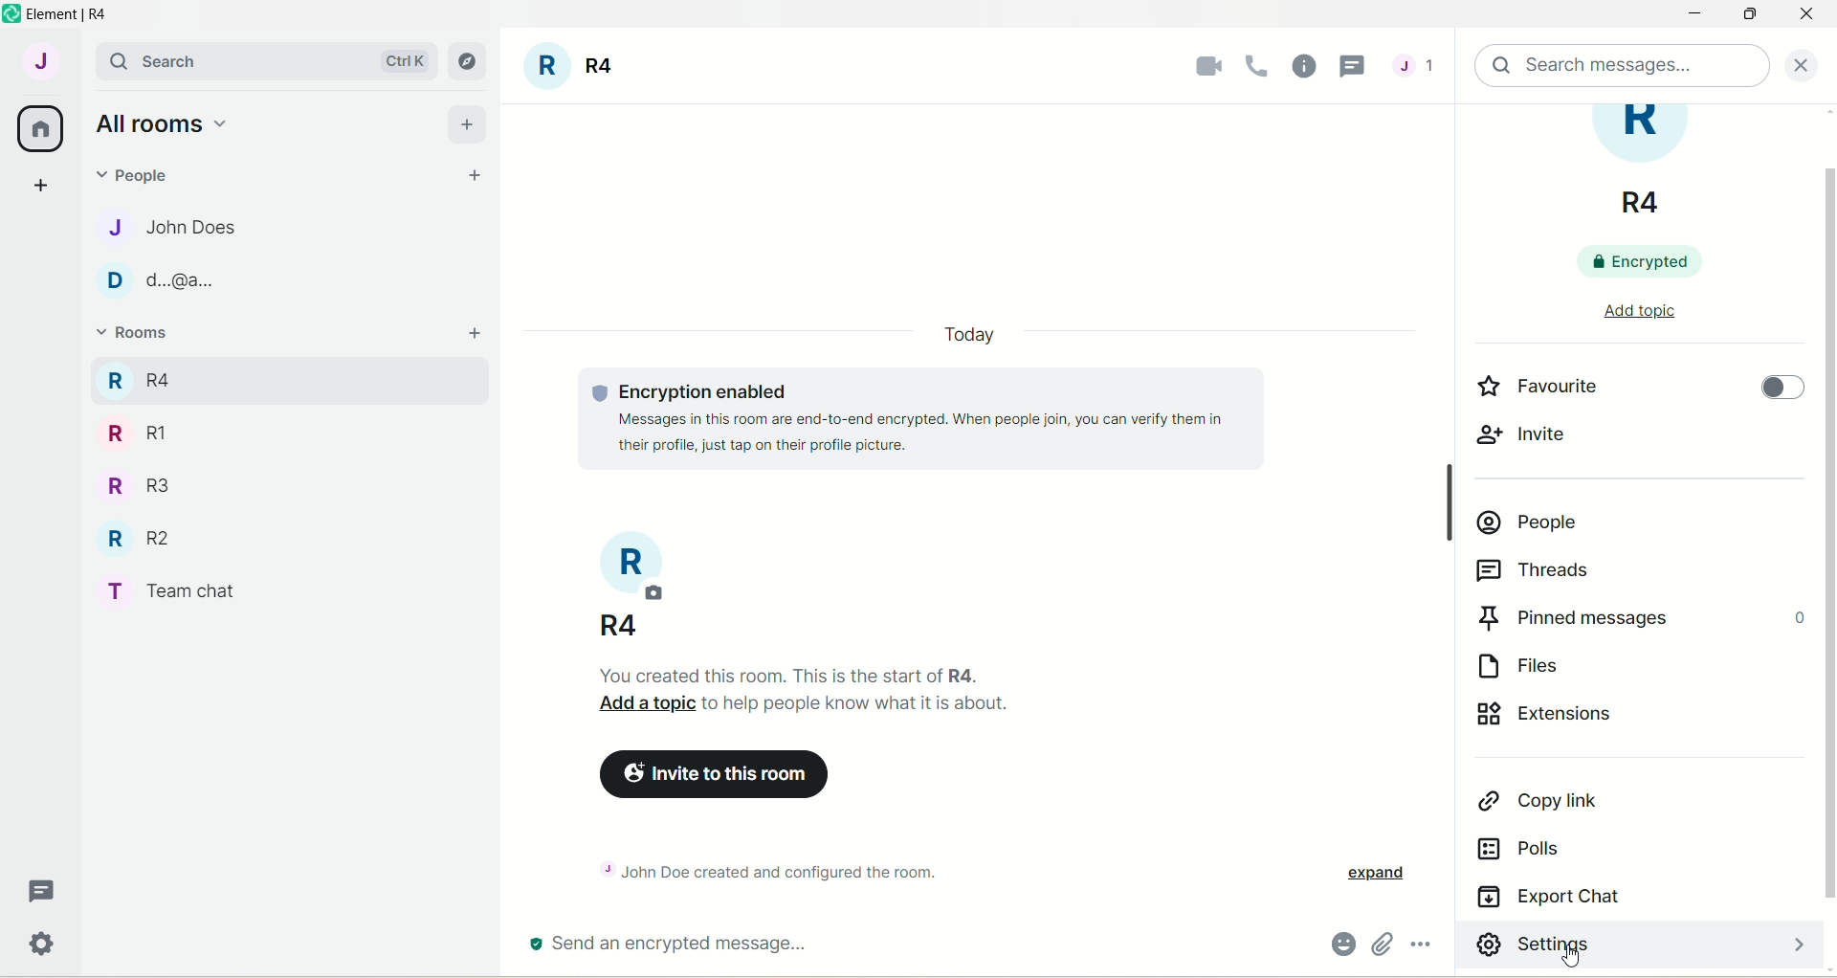 This screenshot has height=978, width=1837. Describe the element at coordinates (1424, 946) in the screenshot. I see `options` at that location.